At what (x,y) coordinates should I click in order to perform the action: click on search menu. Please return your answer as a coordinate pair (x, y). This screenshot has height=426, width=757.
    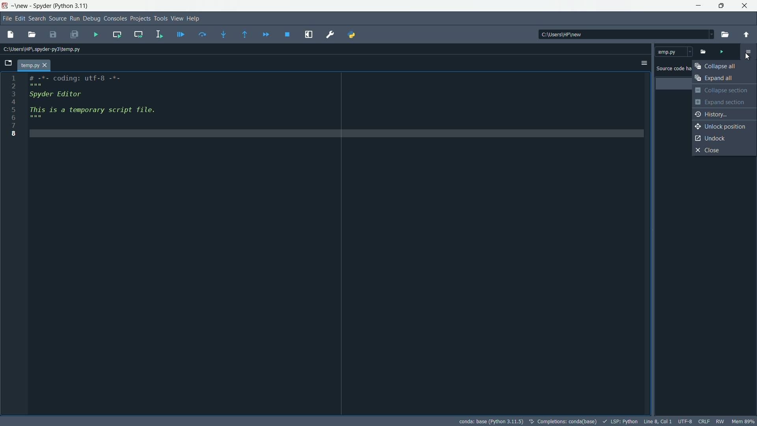
    Looking at the image, I should click on (37, 19).